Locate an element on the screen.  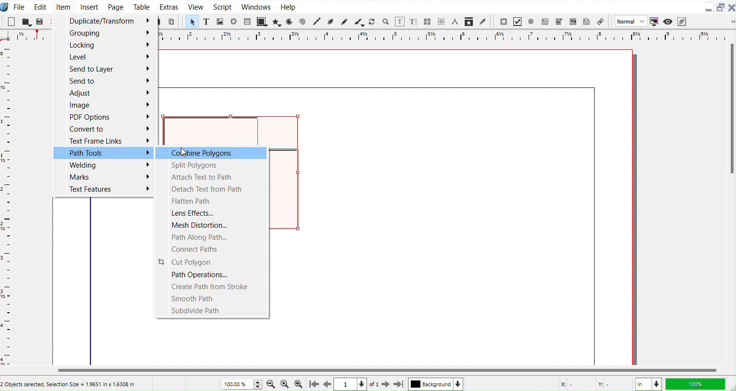
Zoom to 100% is located at coordinates (285, 384).